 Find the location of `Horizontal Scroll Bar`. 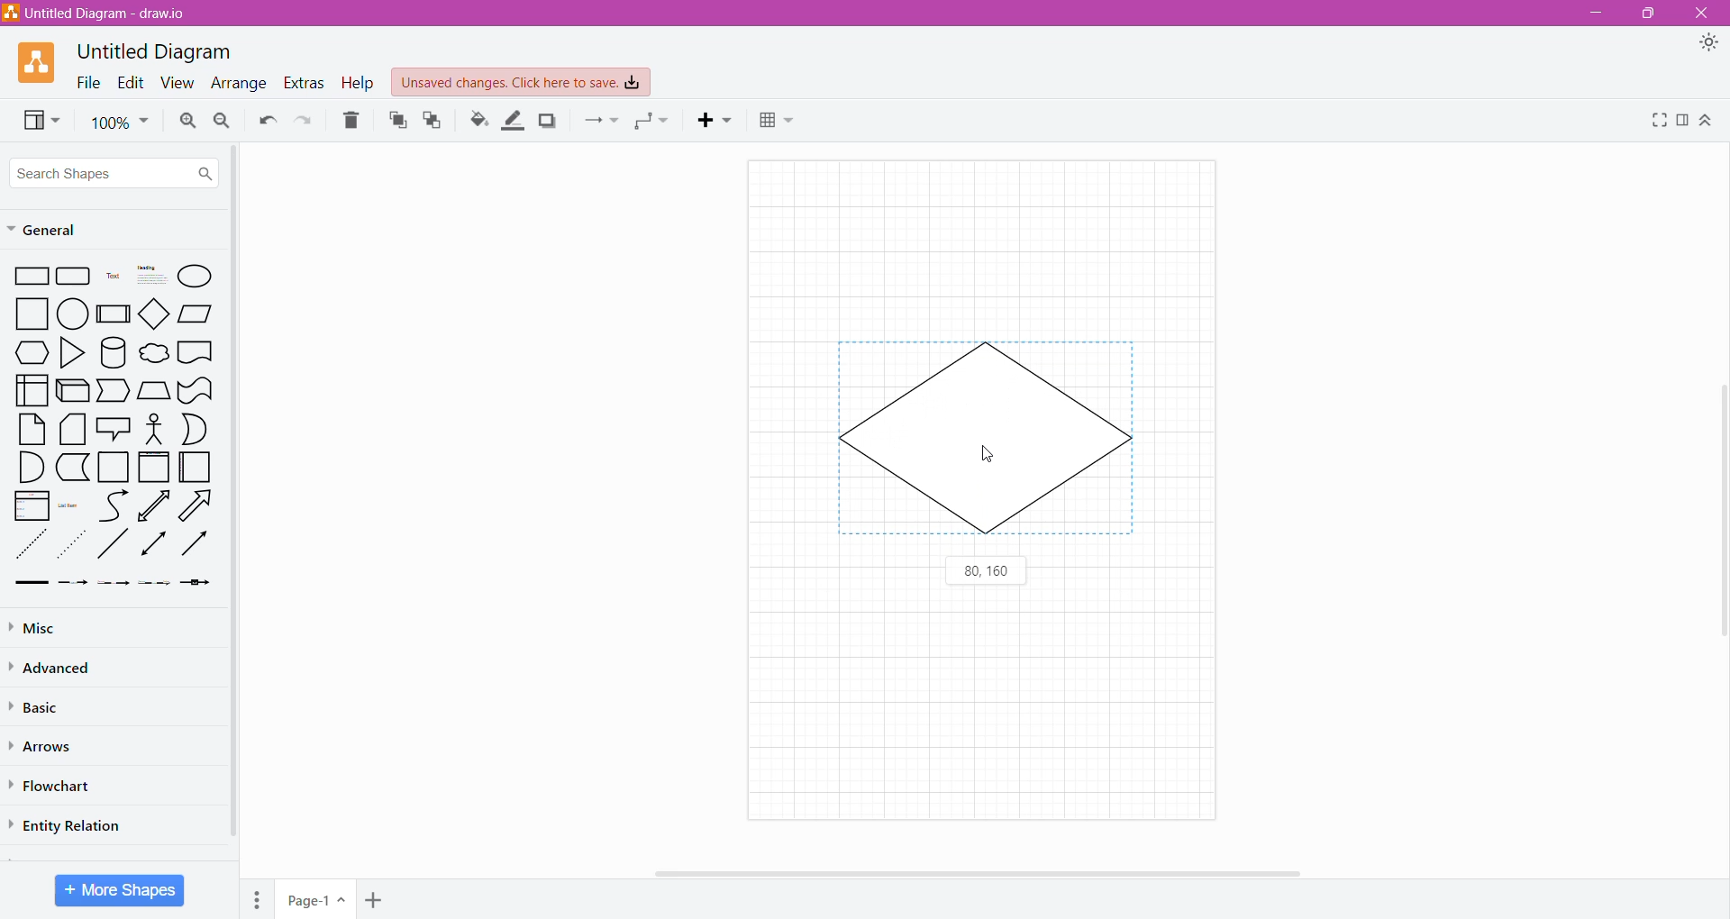

Horizontal Scroll Bar is located at coordinates (981, 871).